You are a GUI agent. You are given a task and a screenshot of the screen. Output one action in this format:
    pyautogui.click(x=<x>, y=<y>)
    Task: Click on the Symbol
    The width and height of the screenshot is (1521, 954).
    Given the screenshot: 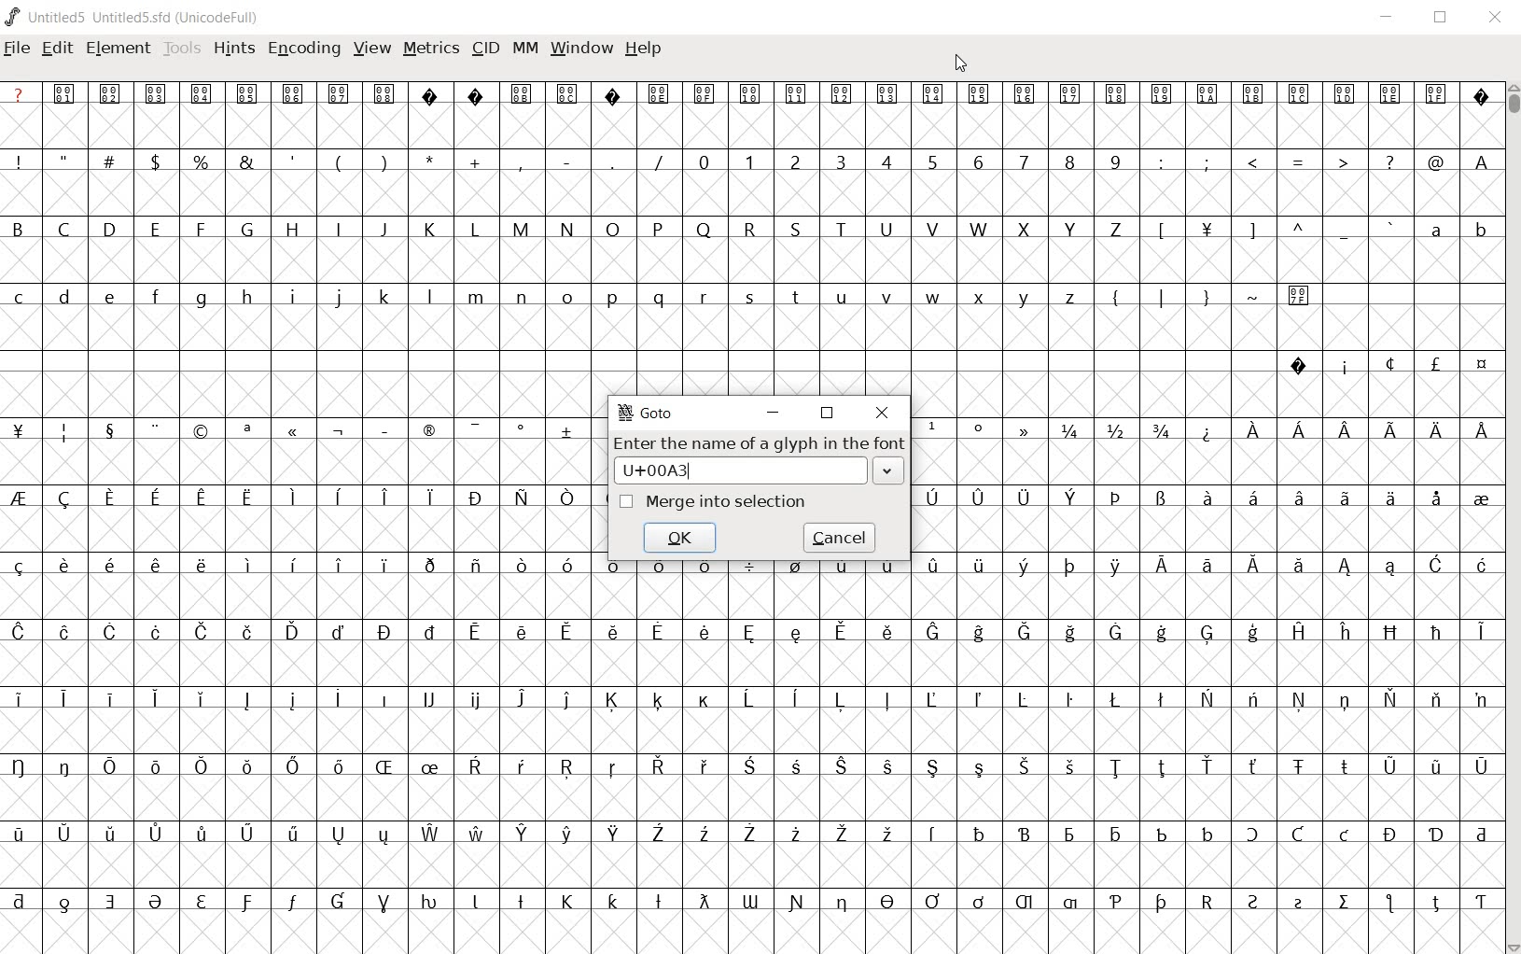 What is the action you would take?
    pyautogui.click(x=1069, y=93)
    